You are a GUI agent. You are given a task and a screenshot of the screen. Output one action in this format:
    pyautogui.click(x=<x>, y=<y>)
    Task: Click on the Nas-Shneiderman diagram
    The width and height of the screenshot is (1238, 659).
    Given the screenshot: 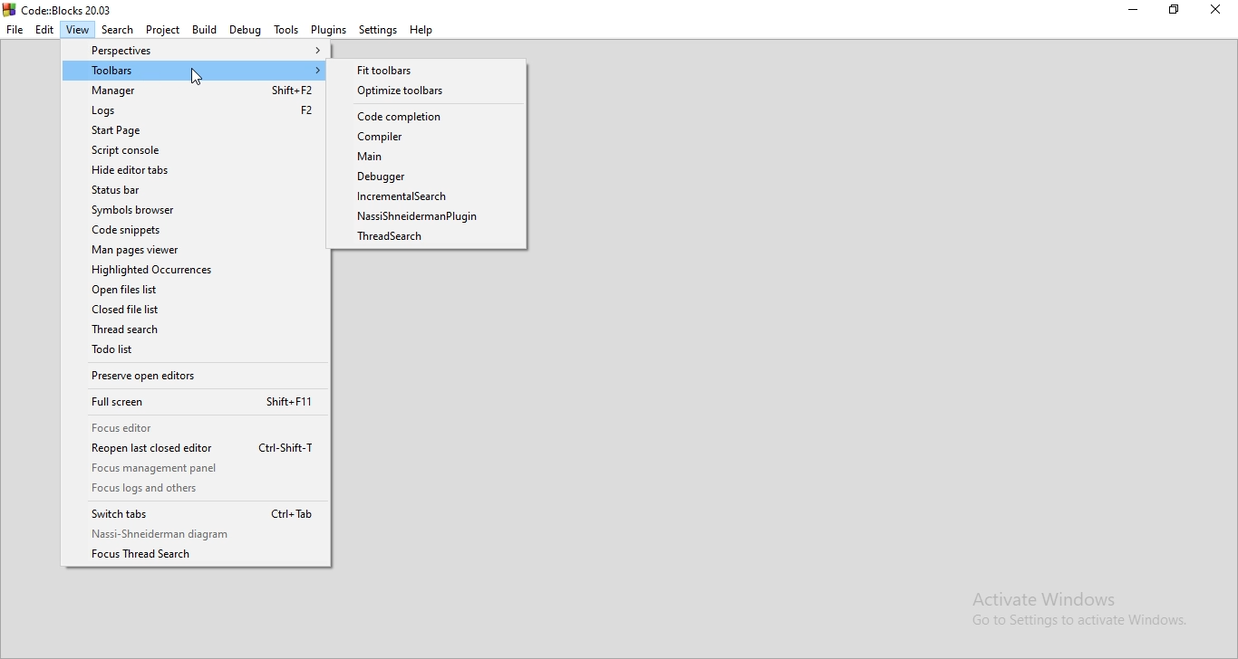 What is the action you would take?
    pyautogui.click(x=195, y=535)
    